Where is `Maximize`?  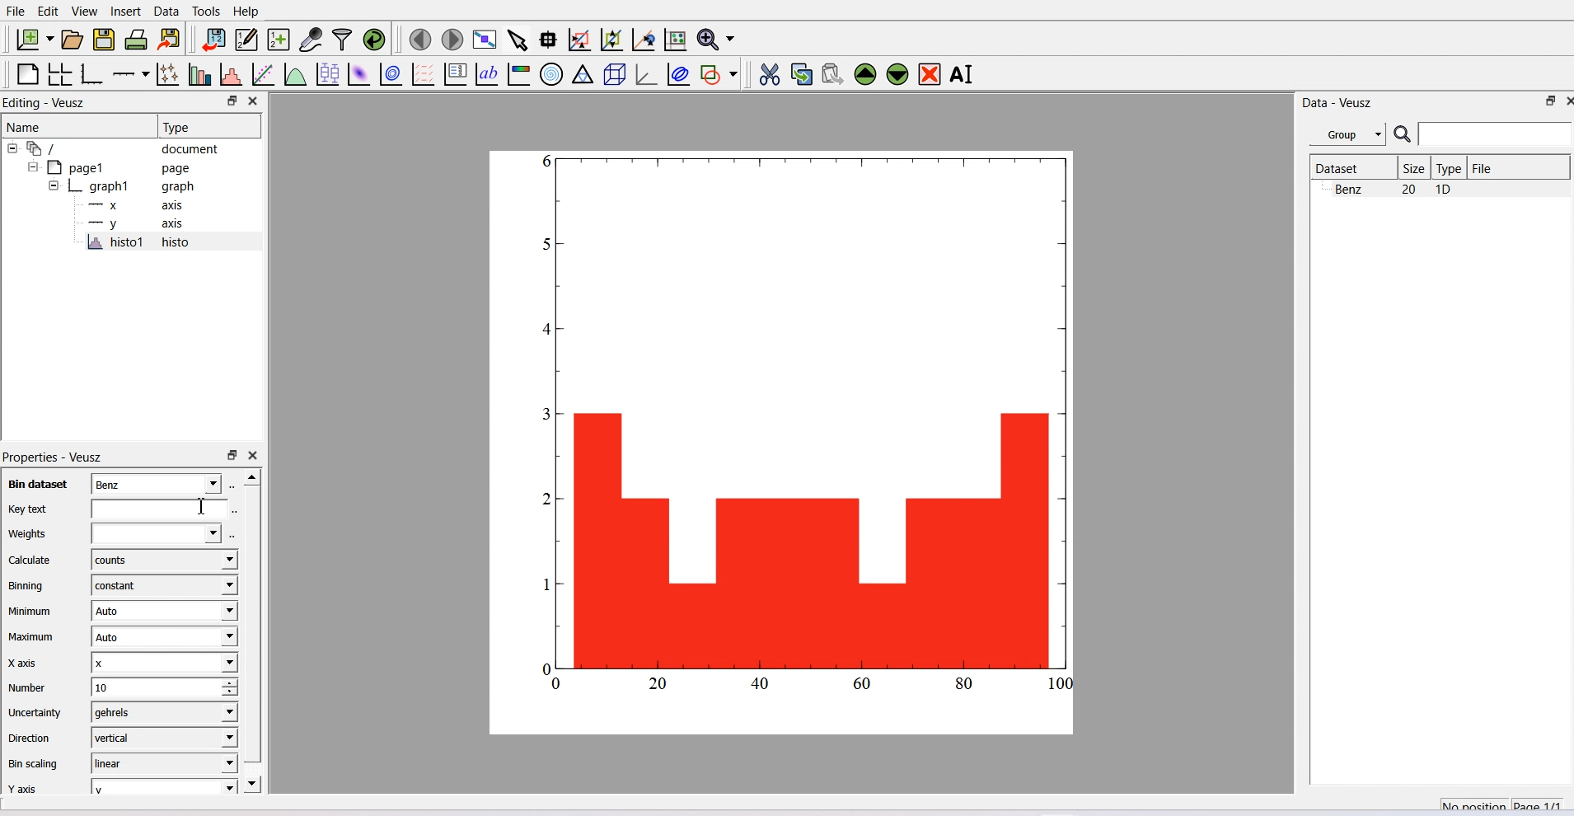
Maximize is located at coordinates (232, 456).